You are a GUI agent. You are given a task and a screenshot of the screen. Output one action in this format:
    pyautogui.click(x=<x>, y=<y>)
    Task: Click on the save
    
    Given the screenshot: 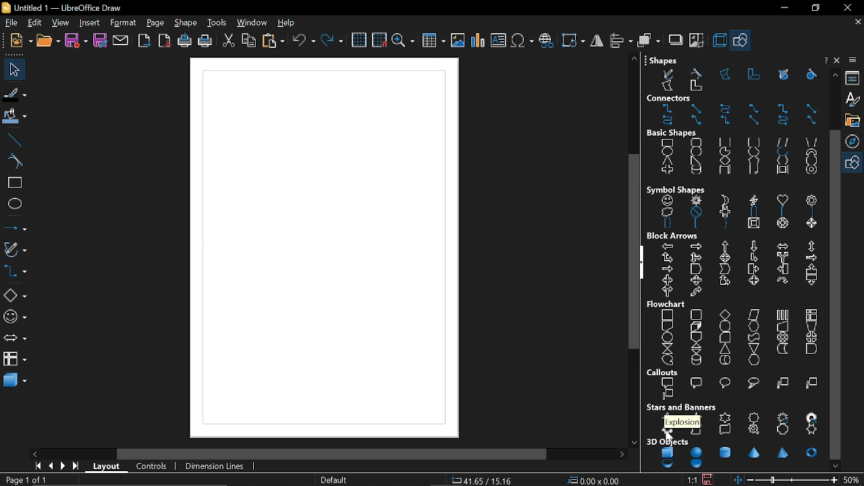 What is the action you would take?
    pyautogui.click(x=711, y=478)
    